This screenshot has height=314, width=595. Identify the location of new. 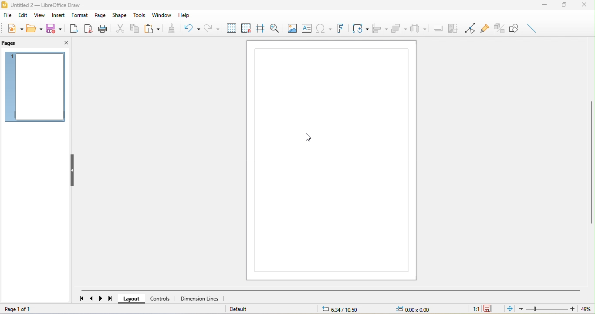
(12, 30).